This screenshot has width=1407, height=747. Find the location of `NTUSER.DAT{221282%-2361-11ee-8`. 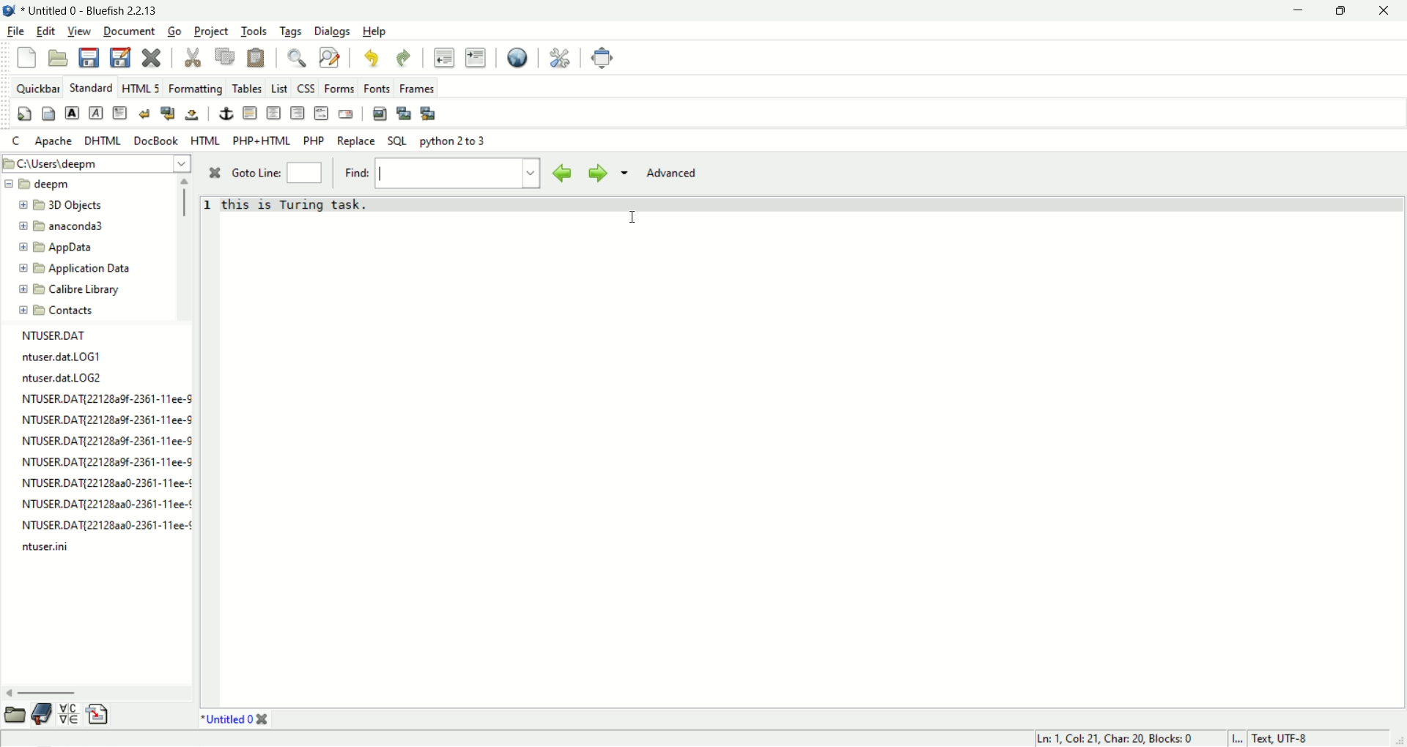

NTUSER.DAT{221282%-2361-11ee-8 is located at coordinates (99, 420).